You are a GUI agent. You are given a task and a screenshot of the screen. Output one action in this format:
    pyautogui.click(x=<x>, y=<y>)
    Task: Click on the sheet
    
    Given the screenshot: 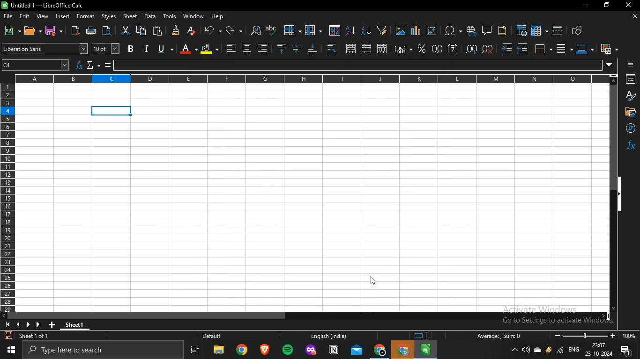 What is the action you would take?
    pyautogui.click(x=131, y=16)
    